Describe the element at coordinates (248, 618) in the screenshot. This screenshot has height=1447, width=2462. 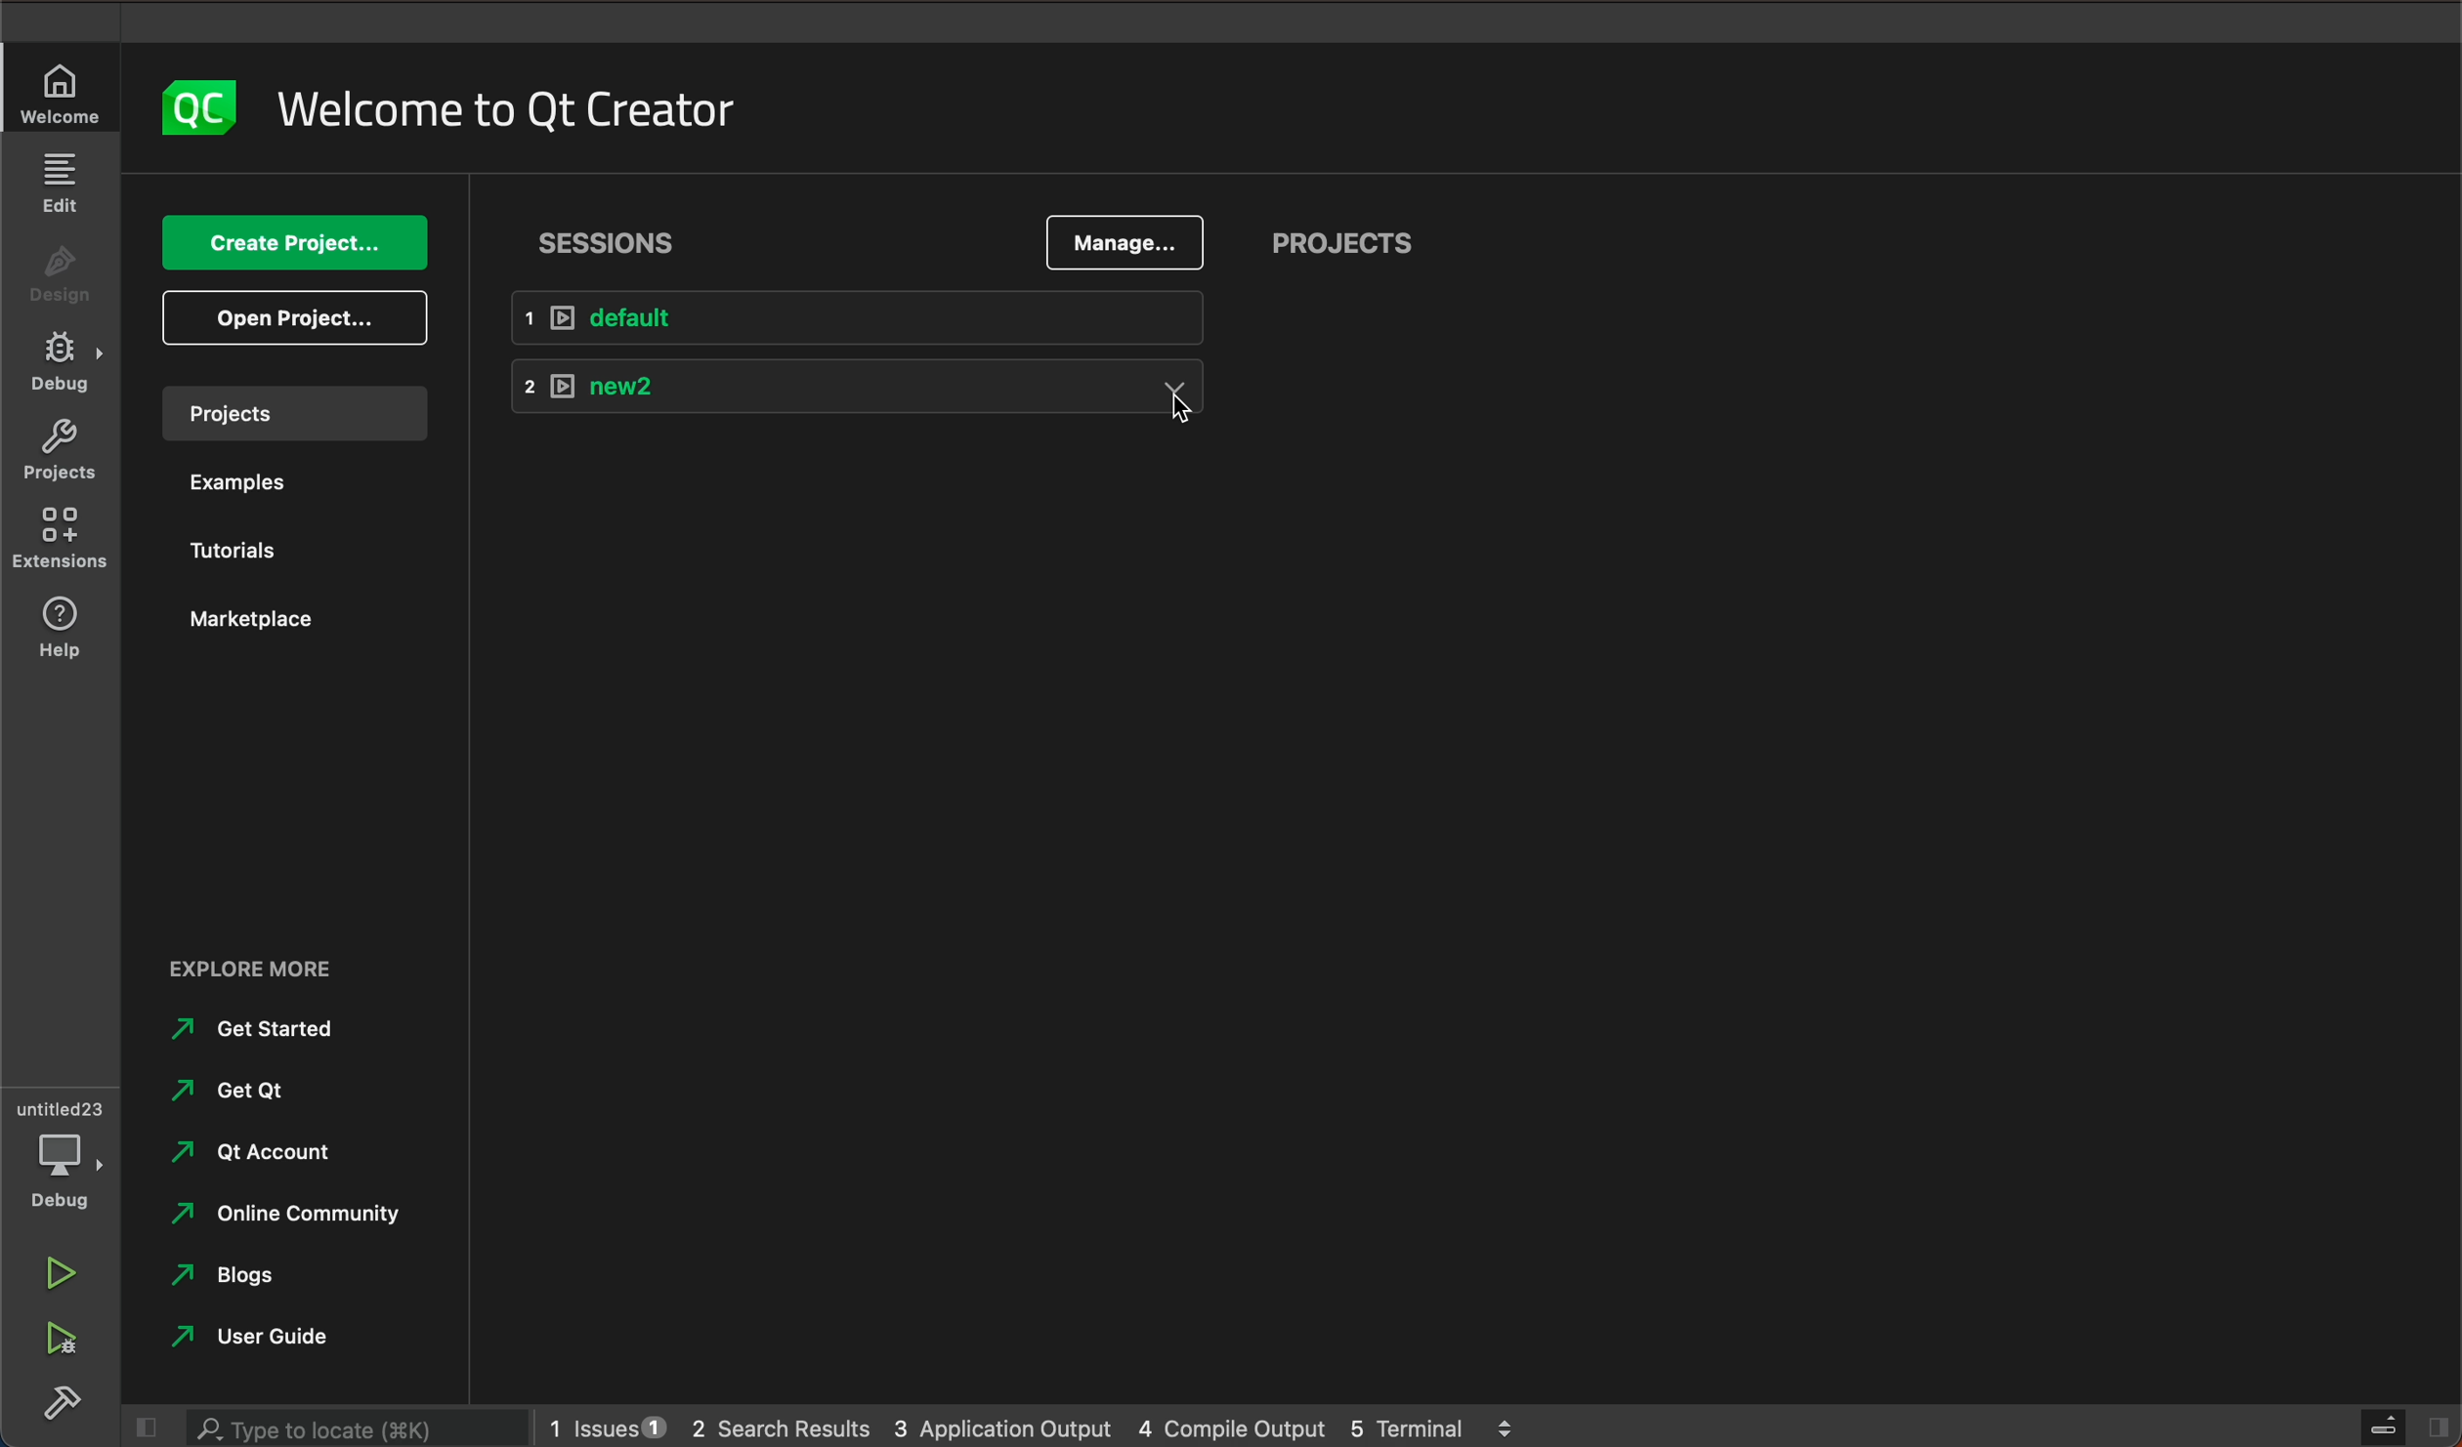
I see `marketplace` at that location.